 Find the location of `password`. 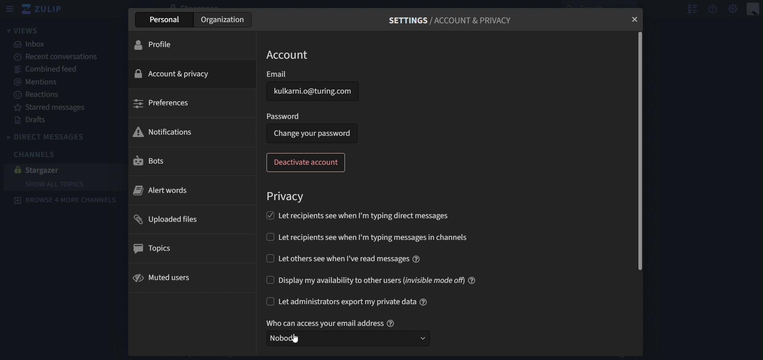

password is located at coordinates (284, 116).